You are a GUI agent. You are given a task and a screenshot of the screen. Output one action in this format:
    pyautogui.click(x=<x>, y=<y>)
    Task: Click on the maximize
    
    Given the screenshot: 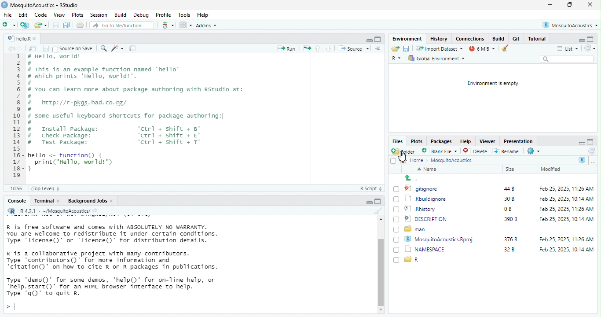 What is the action you would take?
    pyautogui.click(x=570, y=5)
    